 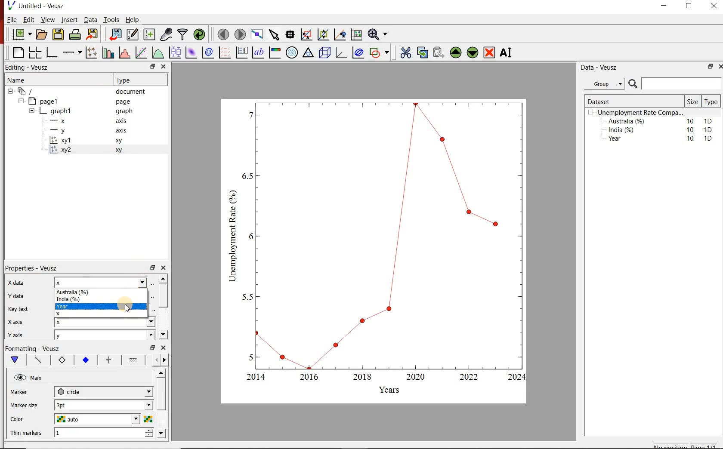 What do you see at coordinates (24, 419) in the screenshot?
I see `color` at bounding box center [24, 419].